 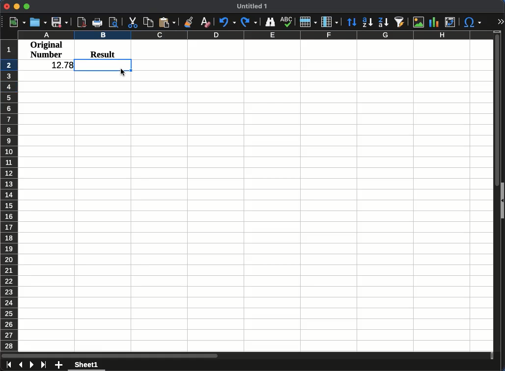 What do you see at coordinates (249, 23) in the screenshot?
I see `Redo` at bounding box center [249, 23].